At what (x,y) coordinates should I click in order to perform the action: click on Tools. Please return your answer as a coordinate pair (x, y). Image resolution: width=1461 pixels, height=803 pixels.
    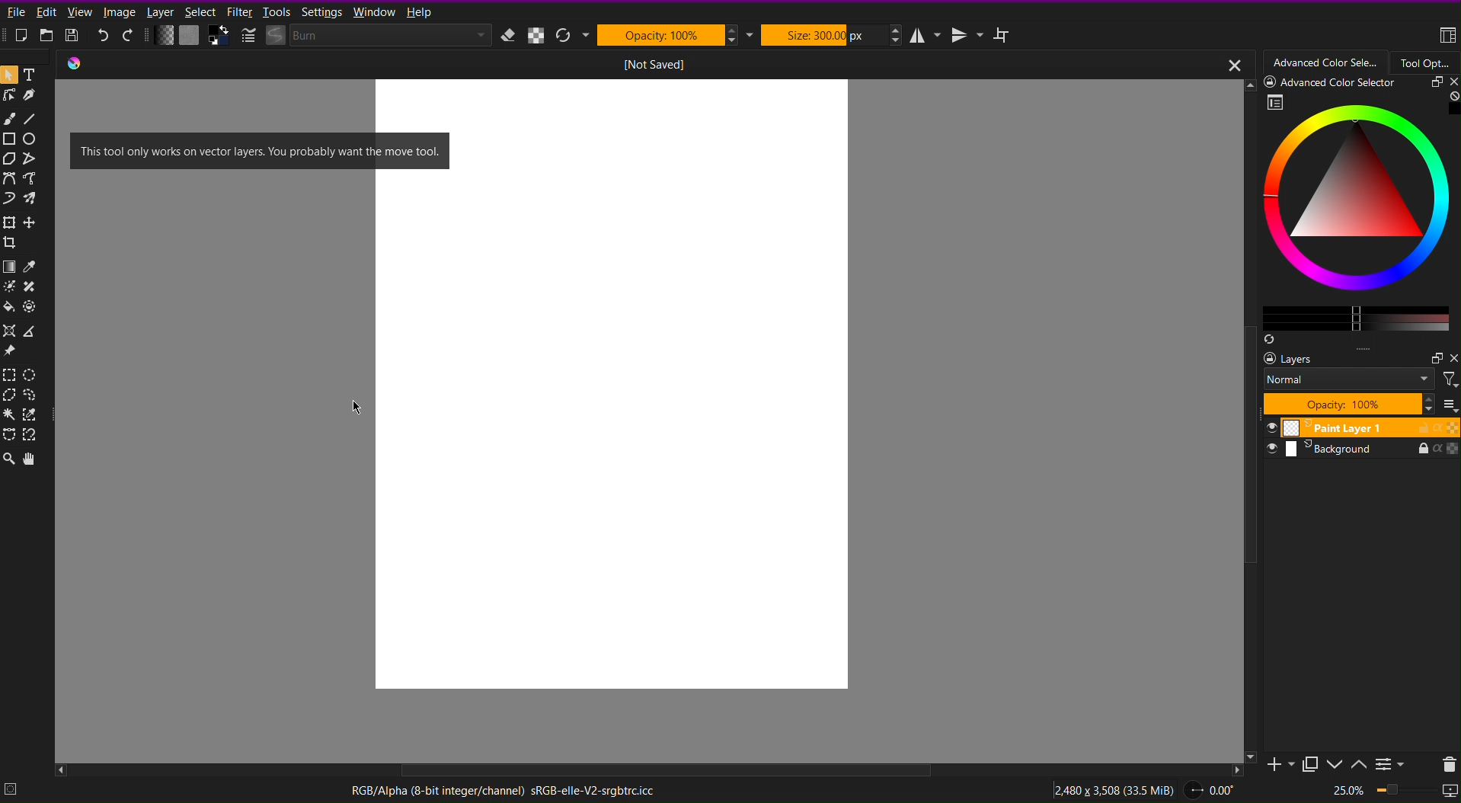
    Looking at the image, I should click on (277, 11).